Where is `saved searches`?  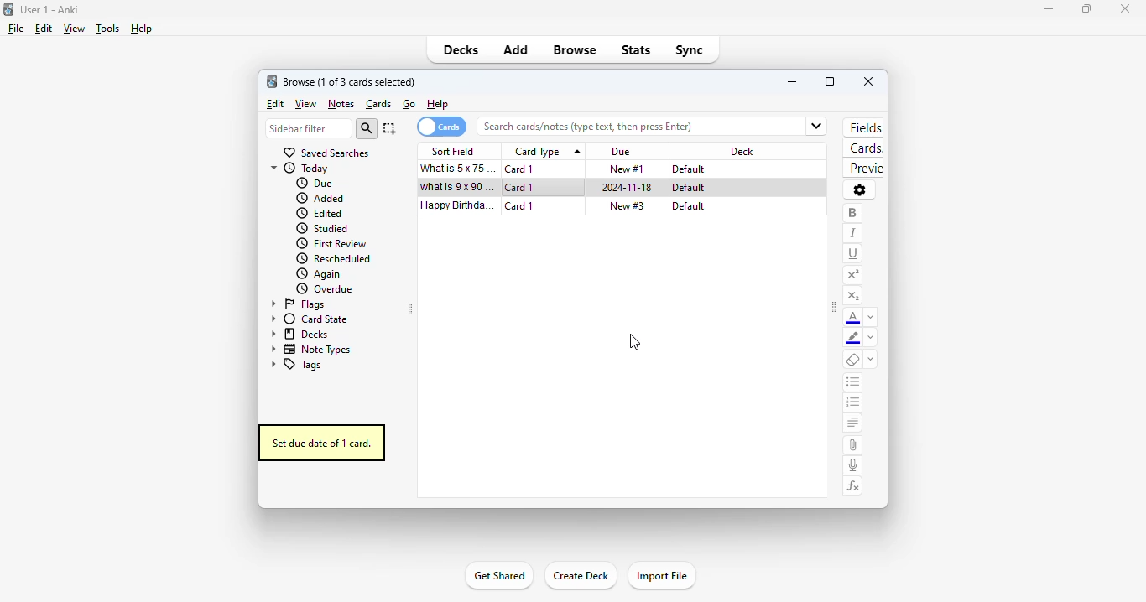 saved searches is located at coordinates (327, 153).